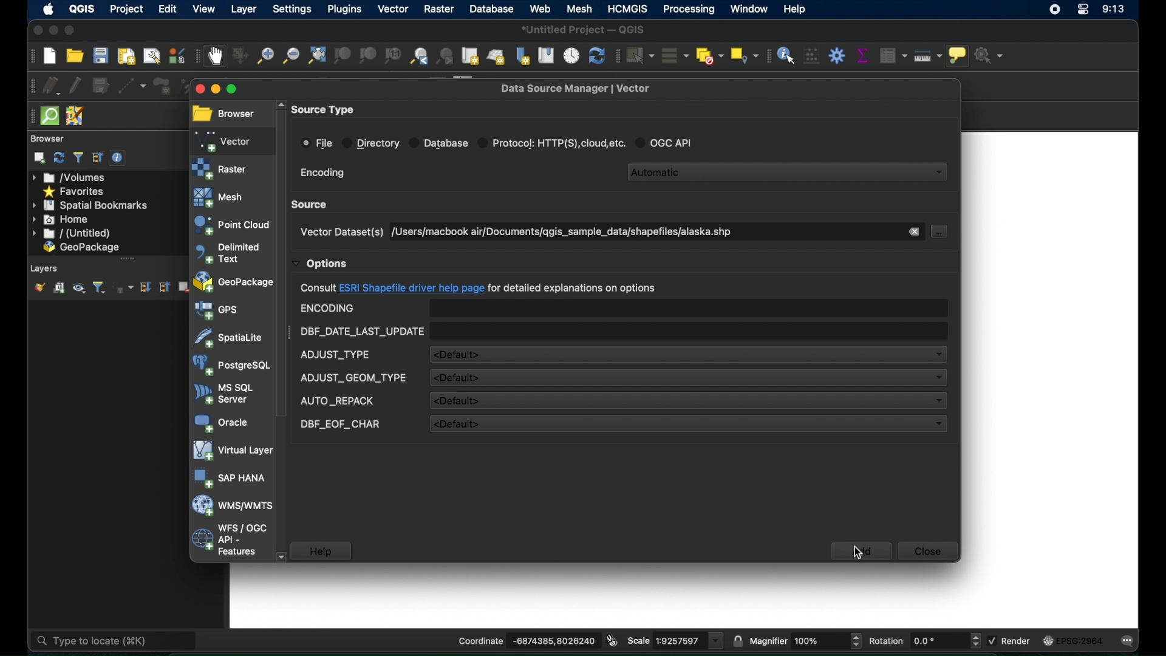  Describe the element at coordinates (392, 9) in the screenshot. I see `vector` at that location.